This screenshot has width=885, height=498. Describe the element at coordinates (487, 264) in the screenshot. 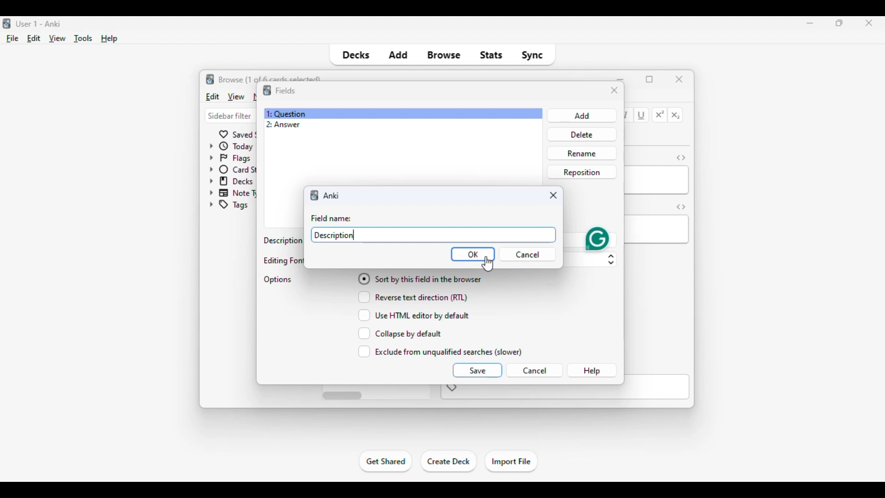

I see `cursor` at that location.